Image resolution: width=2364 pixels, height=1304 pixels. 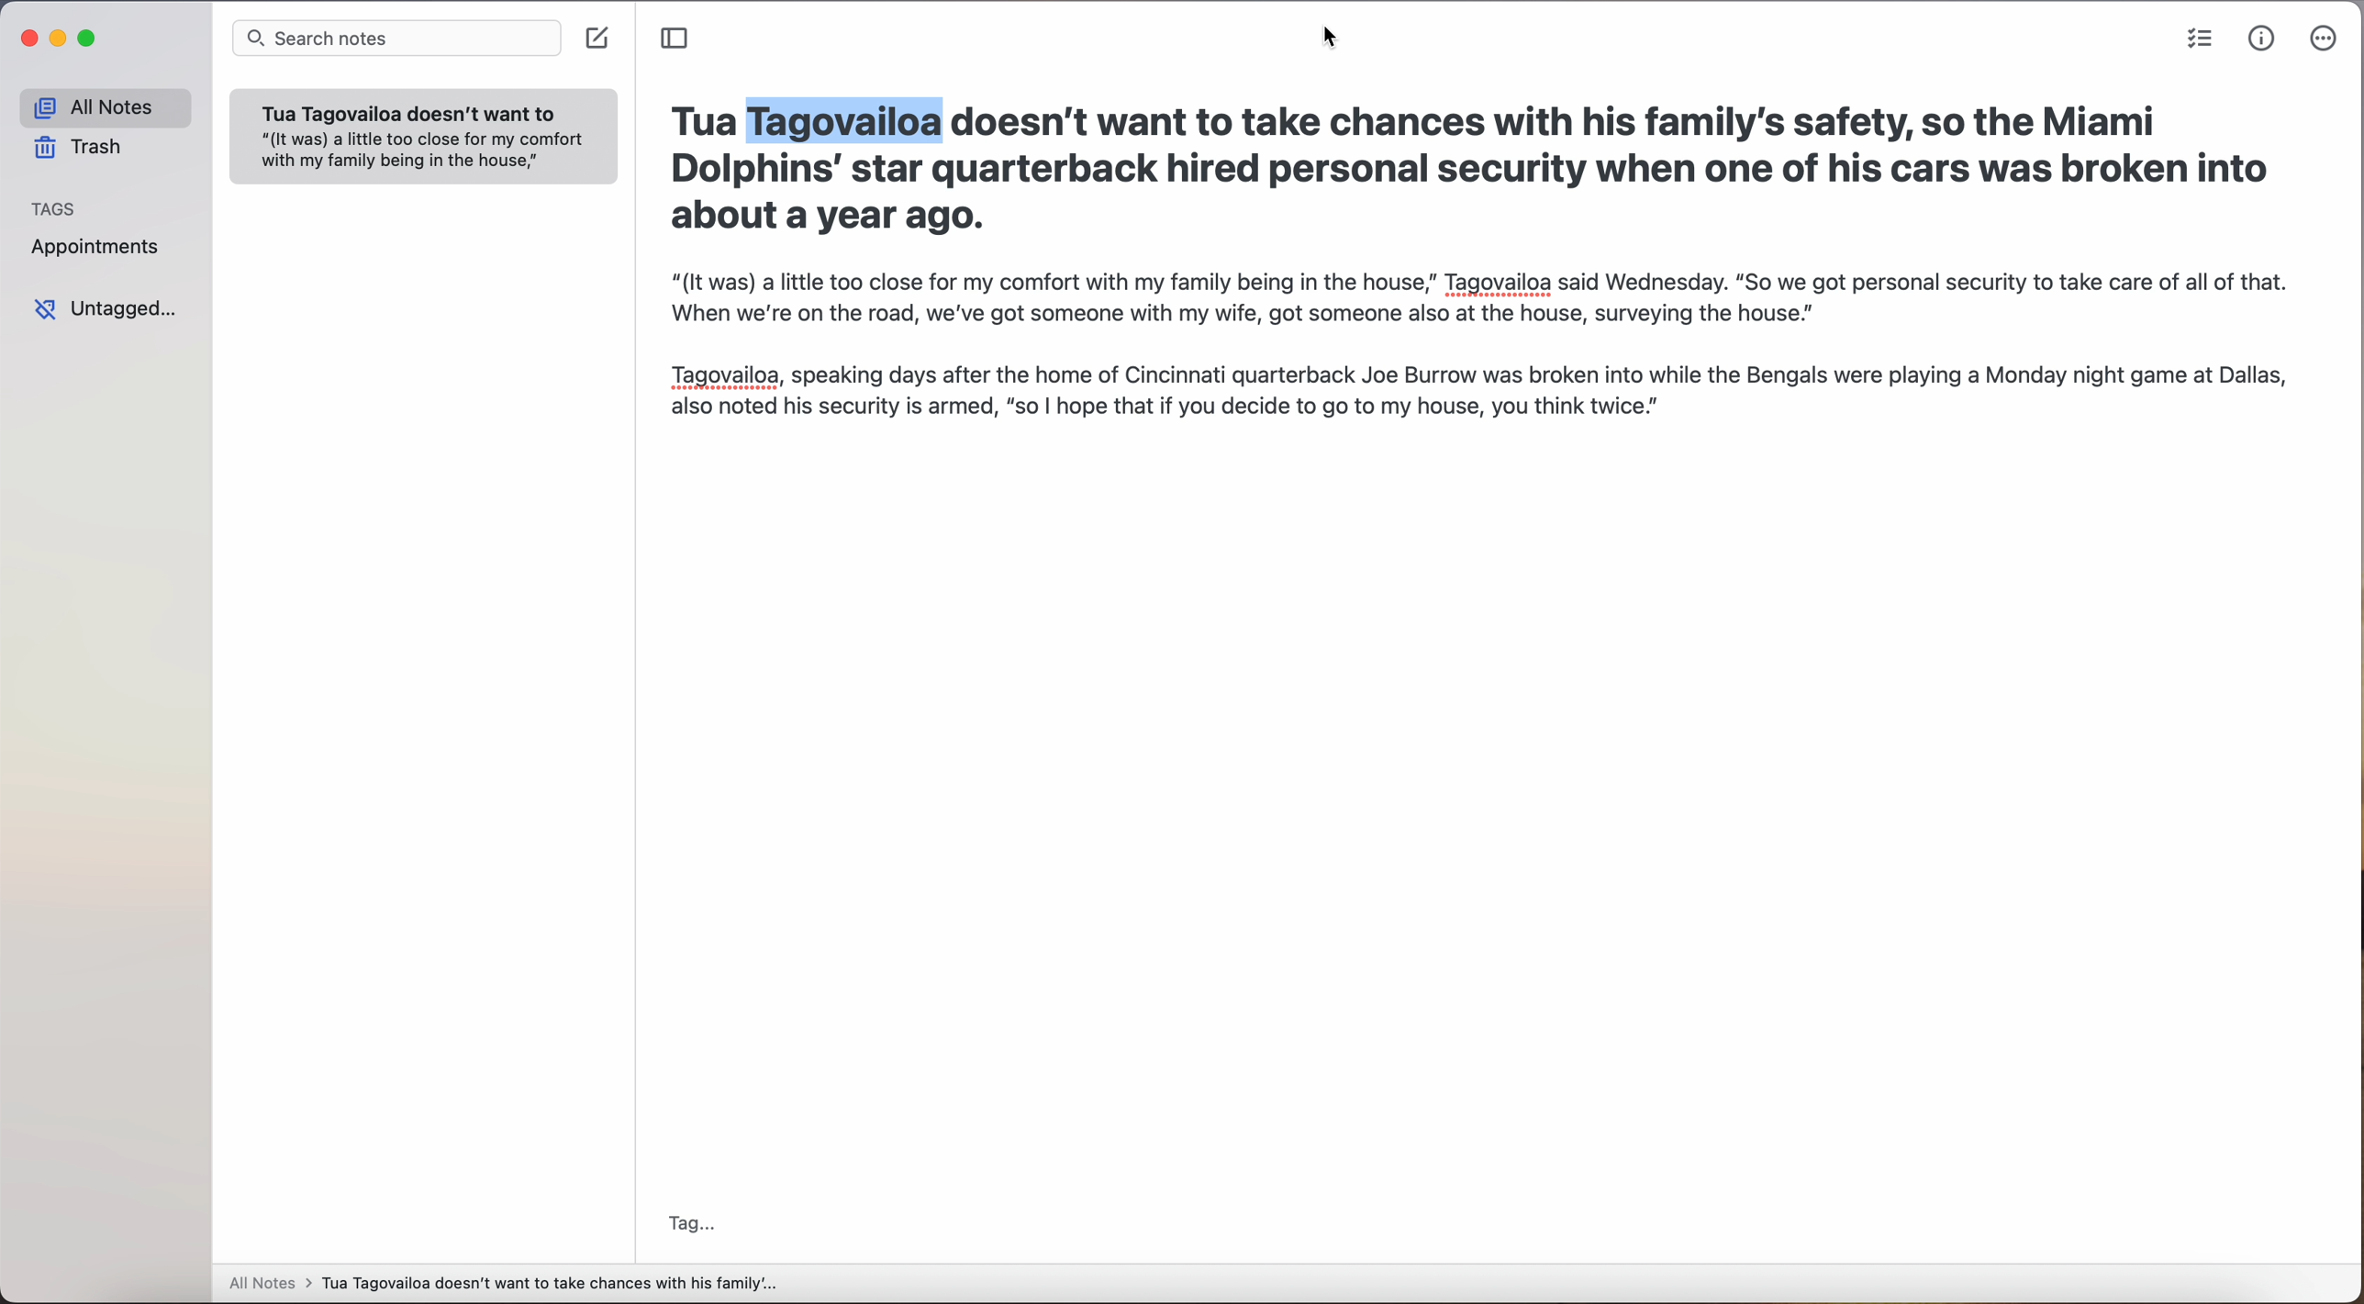 I want to click on all notes, so click(x=104, y=106).